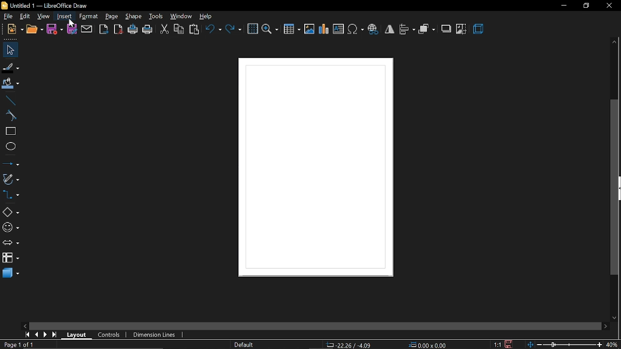 The image size is (621, 349). I want to click on move right, so click(605, 327).